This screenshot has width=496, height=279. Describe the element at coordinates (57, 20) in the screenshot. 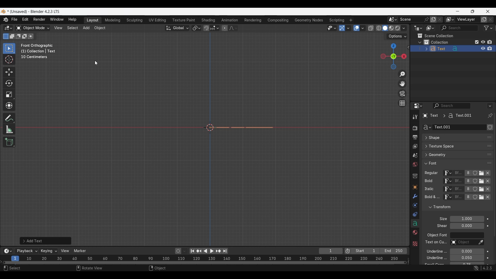

I see `Window menu` at that location.